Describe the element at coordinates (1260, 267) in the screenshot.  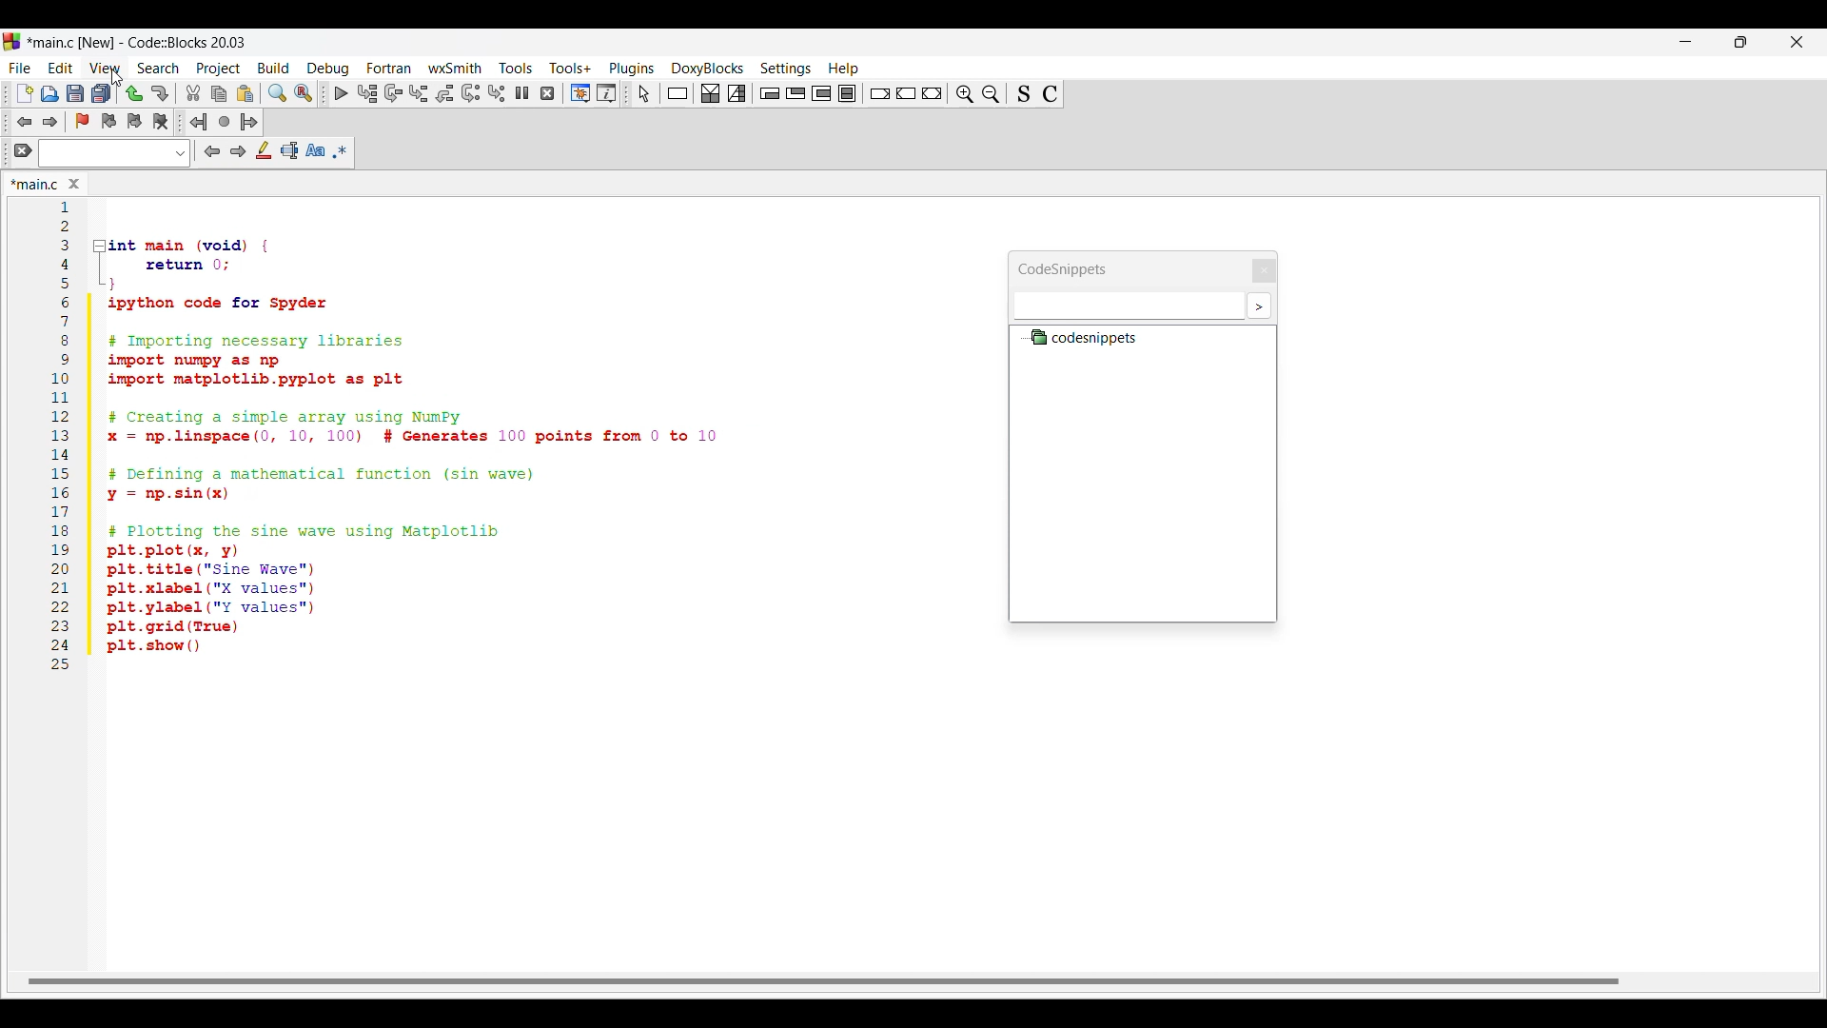
I see `Close` at that location.